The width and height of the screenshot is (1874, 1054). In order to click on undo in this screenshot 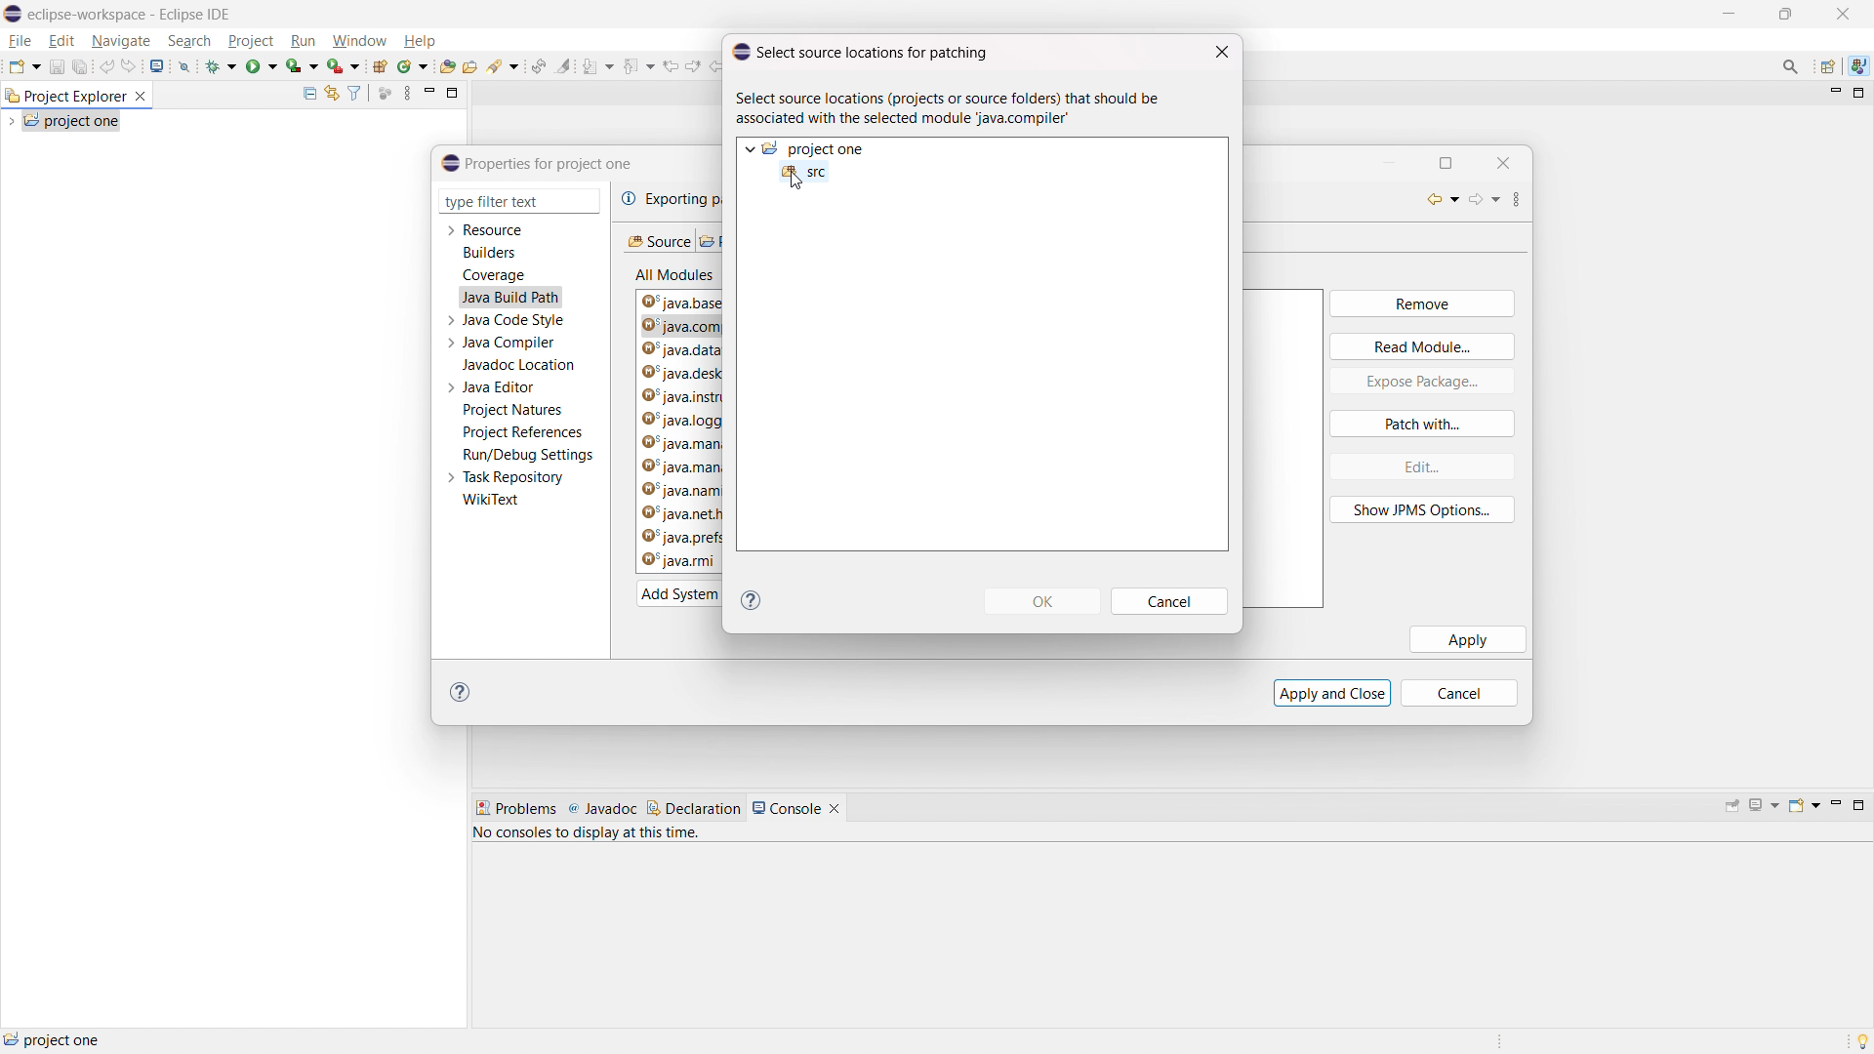, I will do `click(106, 65)`.